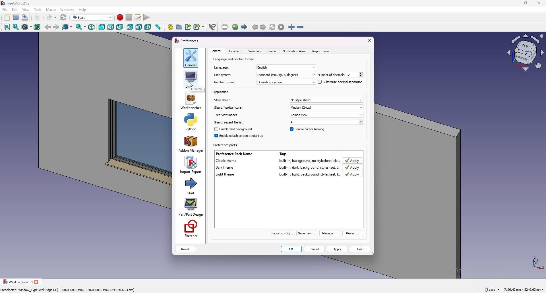  Describe the element at coordinates (286, 67) in the screenshot. I see `english` at that location.